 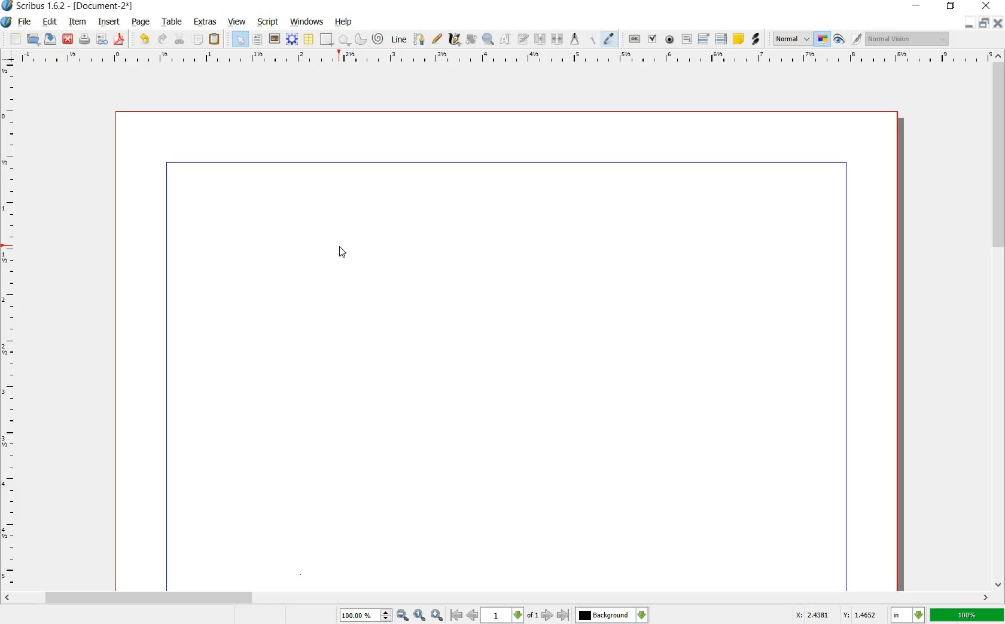 What do you see at coordinates (906, 615) in the screenshot?
I see `select current unit` at bounding box center [906, 615].